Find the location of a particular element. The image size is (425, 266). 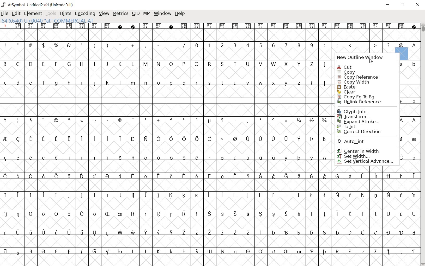

CLOSE is located at coordinates (418, 5).